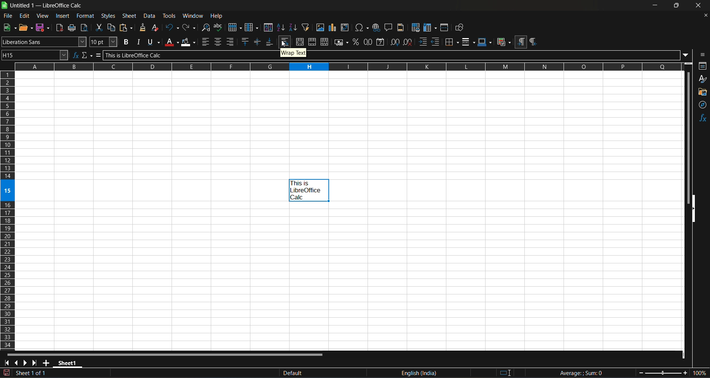  What do you see at coordinates (535, 42) in the screenshot?
I see `right to left` at bounding box center [535, 42].